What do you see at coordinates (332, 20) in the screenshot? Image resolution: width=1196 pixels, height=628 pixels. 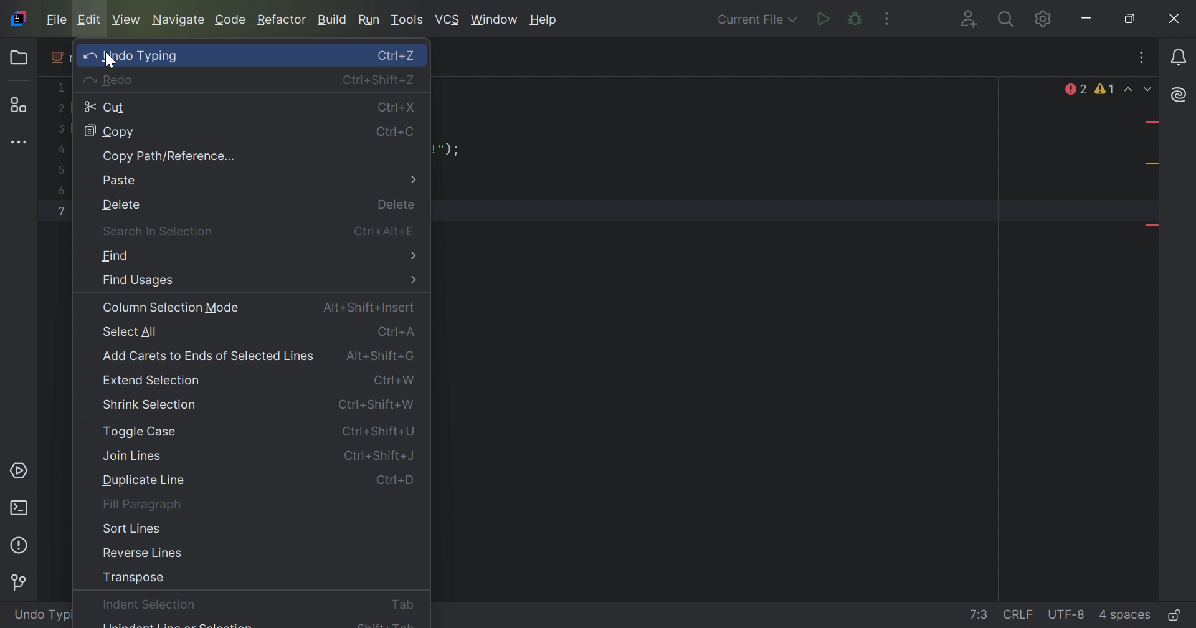 I see `Build` at bounding box center [332, 20].